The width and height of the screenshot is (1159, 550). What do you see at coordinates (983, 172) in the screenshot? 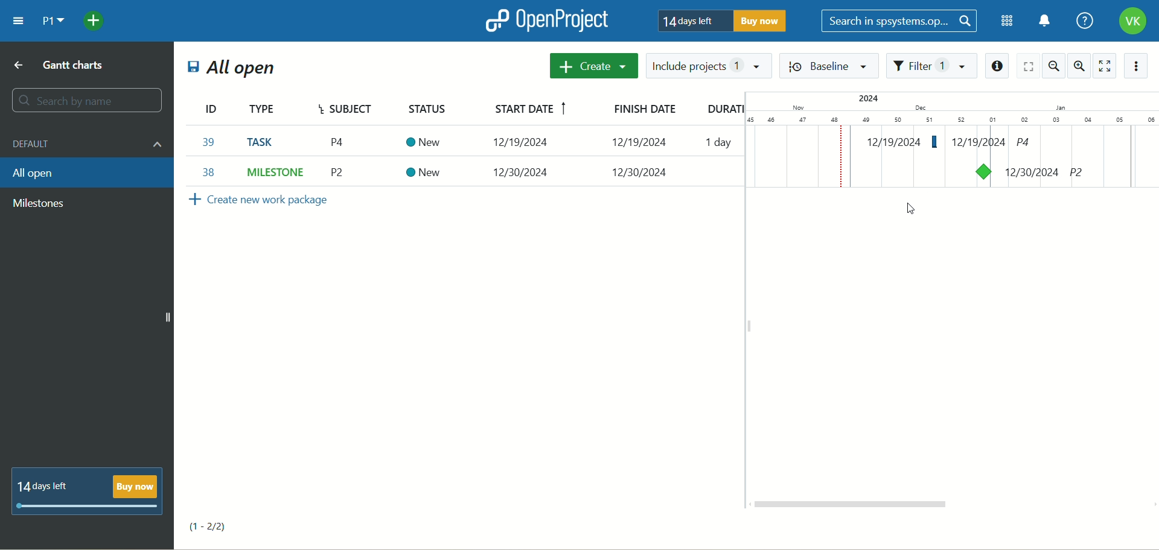
I see `task on Gantt chart` at bounding box center [983, 172].